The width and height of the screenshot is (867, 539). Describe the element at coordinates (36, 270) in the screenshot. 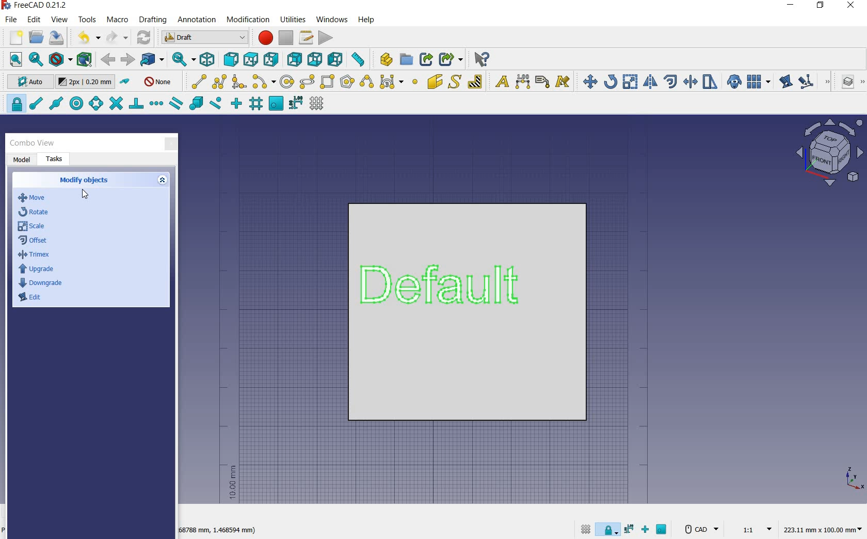

I see `upgrade` at that location.